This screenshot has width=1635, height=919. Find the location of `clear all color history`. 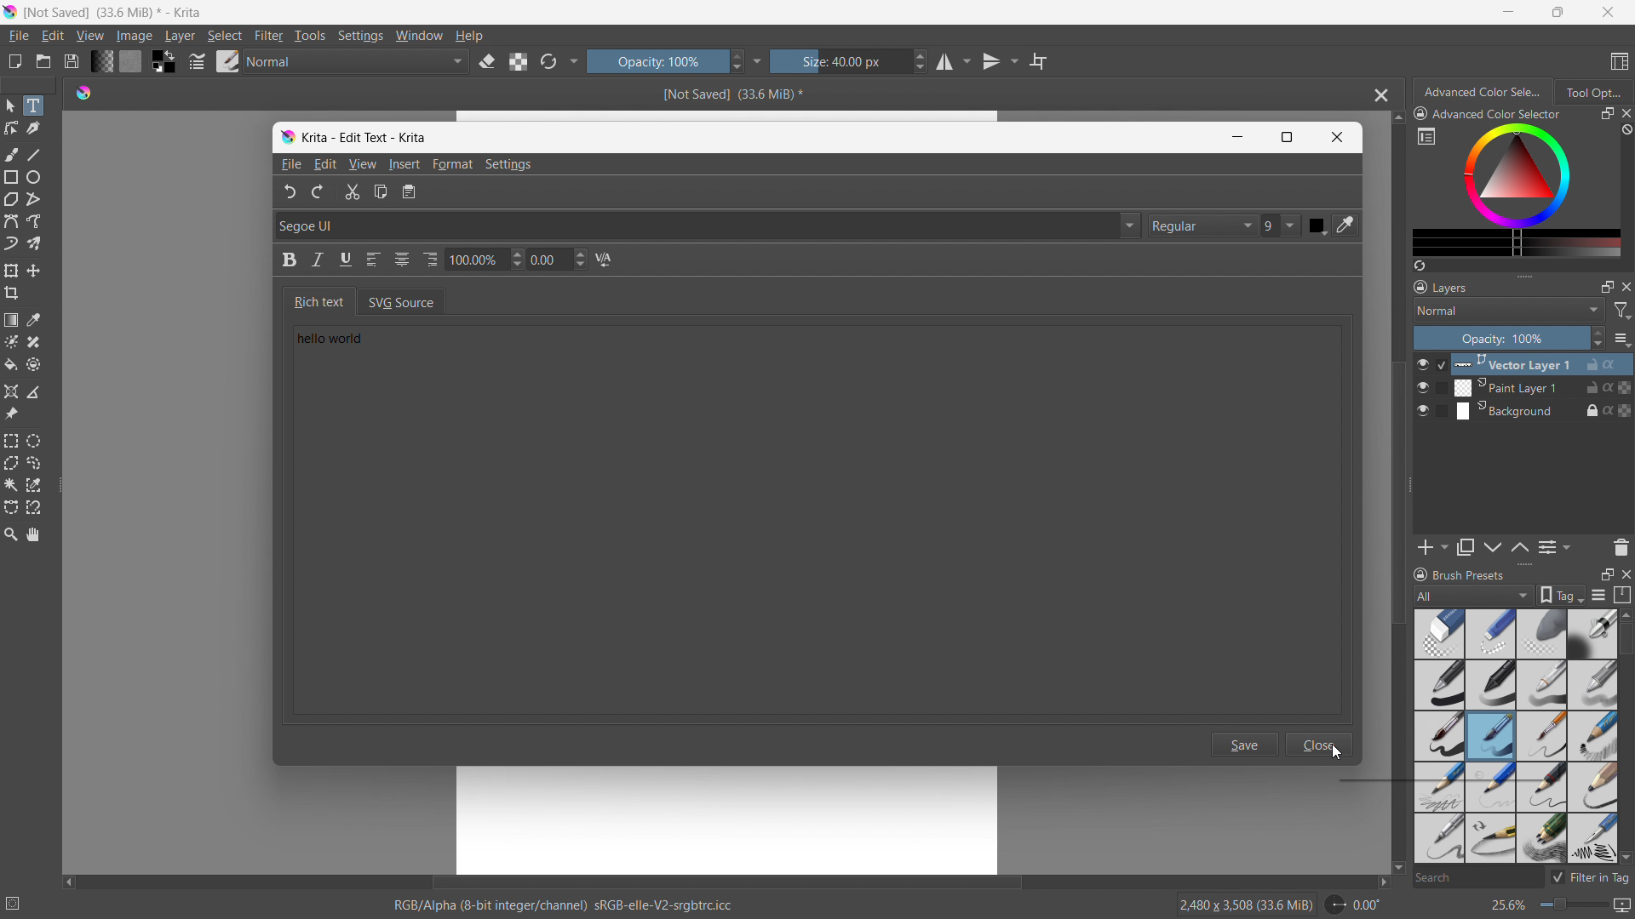

clear all color history is located at coordinates (1625, 130).